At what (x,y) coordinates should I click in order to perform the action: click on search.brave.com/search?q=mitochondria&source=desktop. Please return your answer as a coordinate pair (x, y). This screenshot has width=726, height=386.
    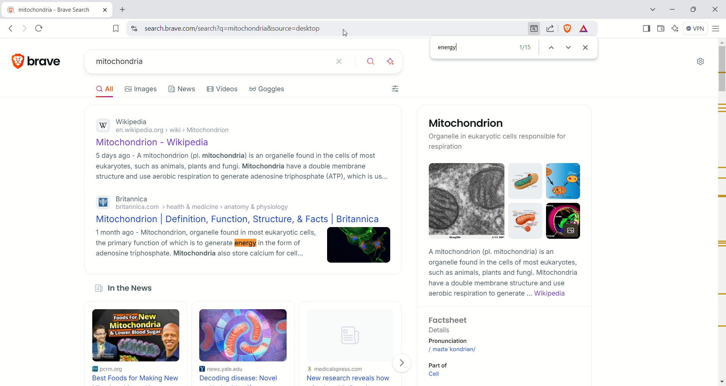
    Looking at the image, I should click on (333, 28).